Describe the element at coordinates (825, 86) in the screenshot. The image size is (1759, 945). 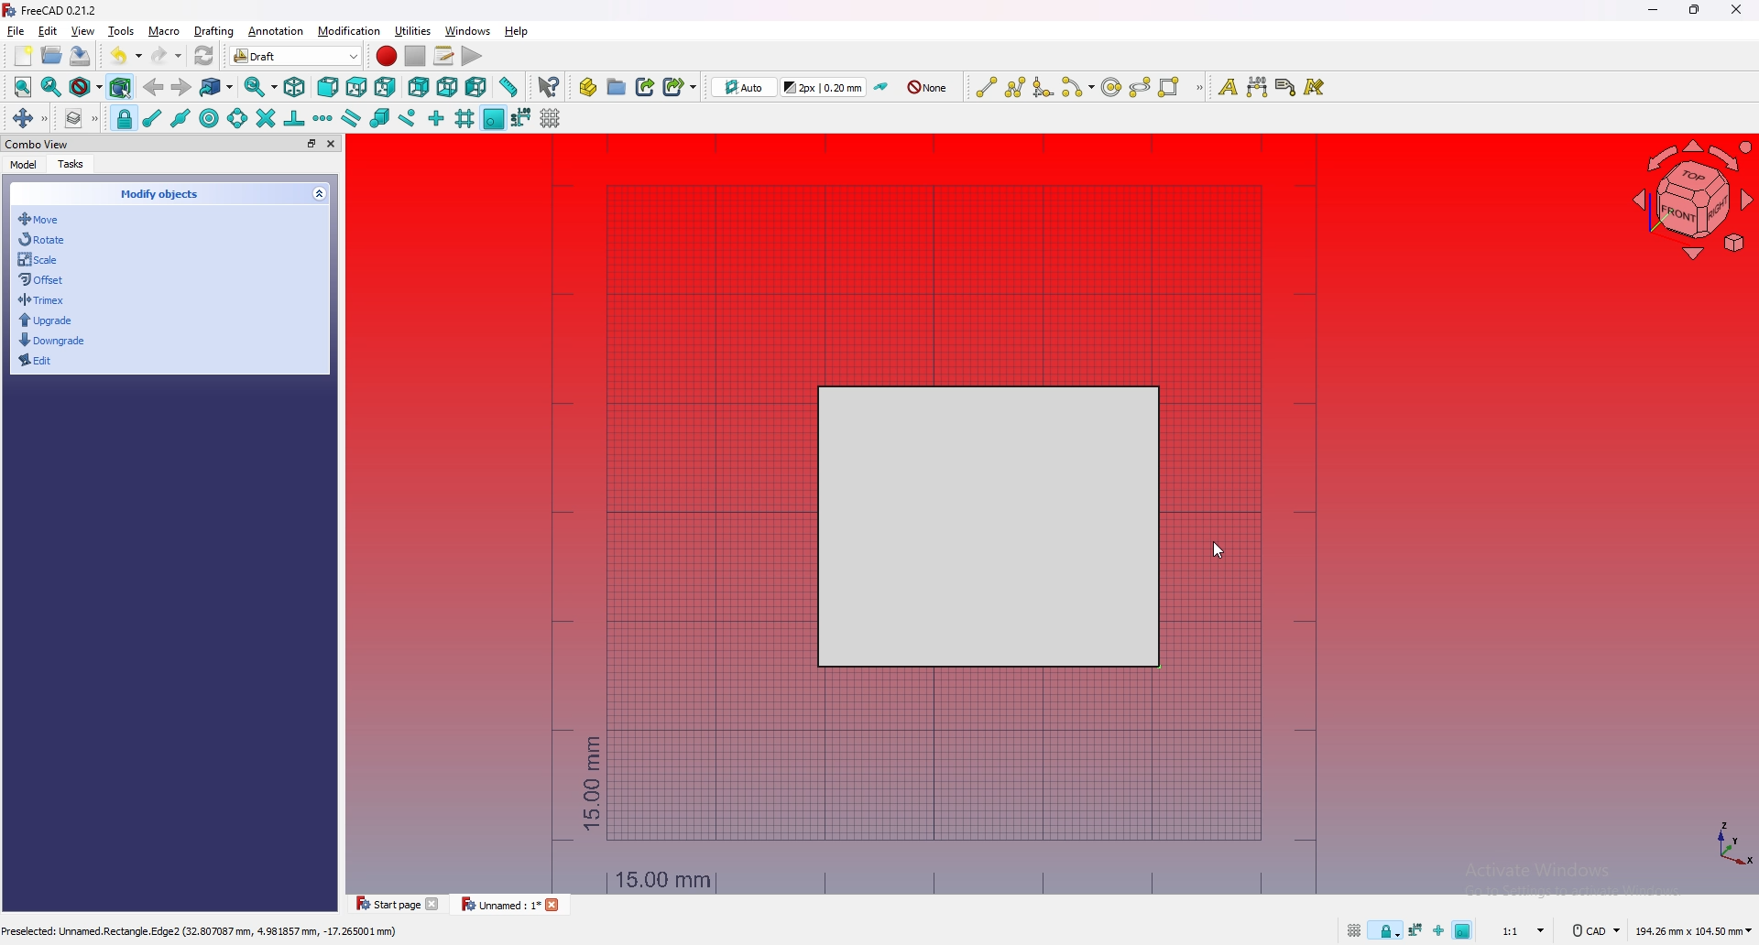
I see `change default style for new objects` at that location.